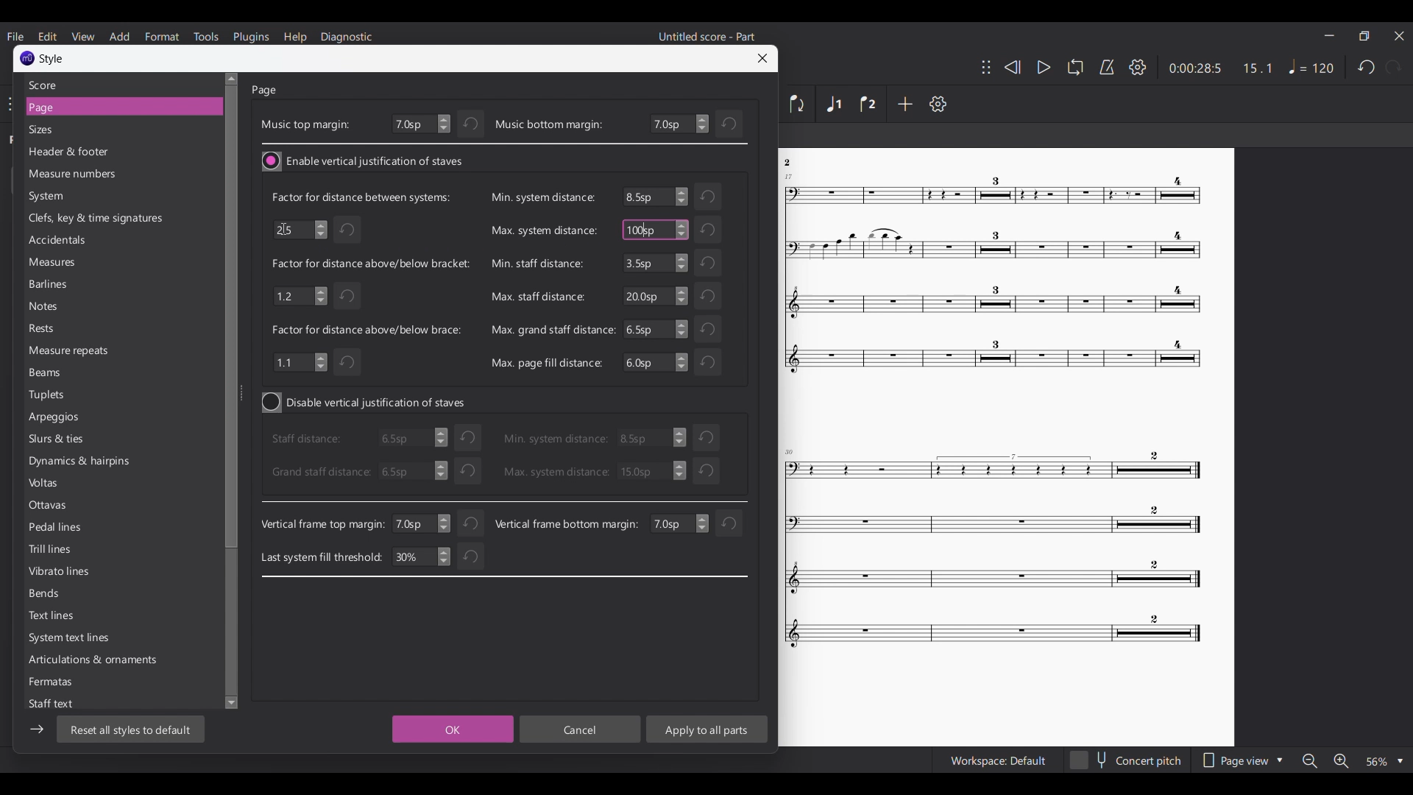 The width and height of the screenshot is (1413, 795). What do you see at coordinates (163, 36) in the screenshot?
I see `format` at bounding box center [163, 36].